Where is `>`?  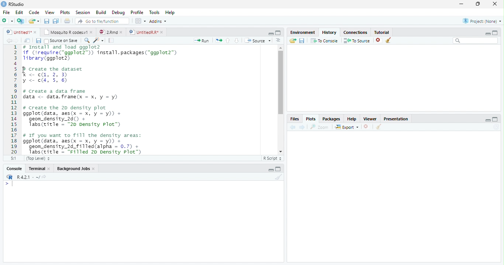
> is located at coordinates (9, 184).